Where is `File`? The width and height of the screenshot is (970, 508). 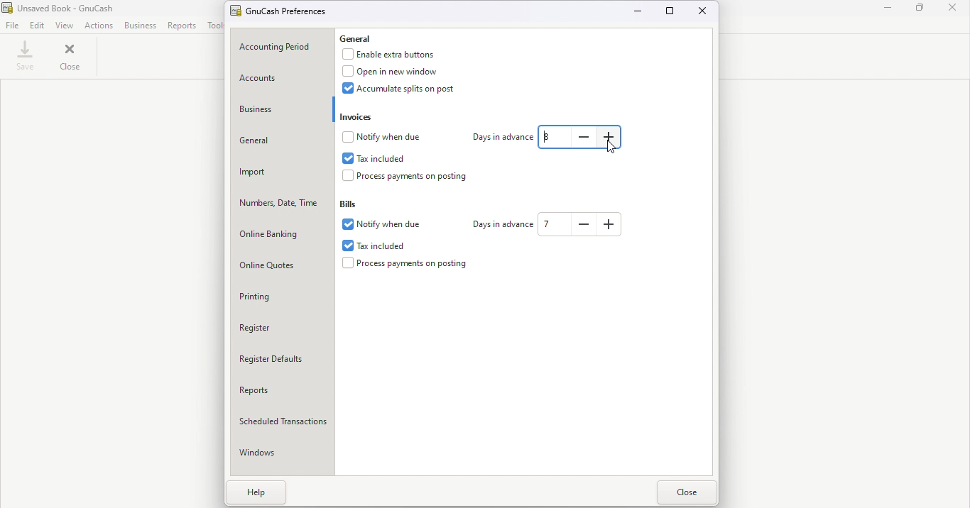 File is located at coordinates (12, 26).